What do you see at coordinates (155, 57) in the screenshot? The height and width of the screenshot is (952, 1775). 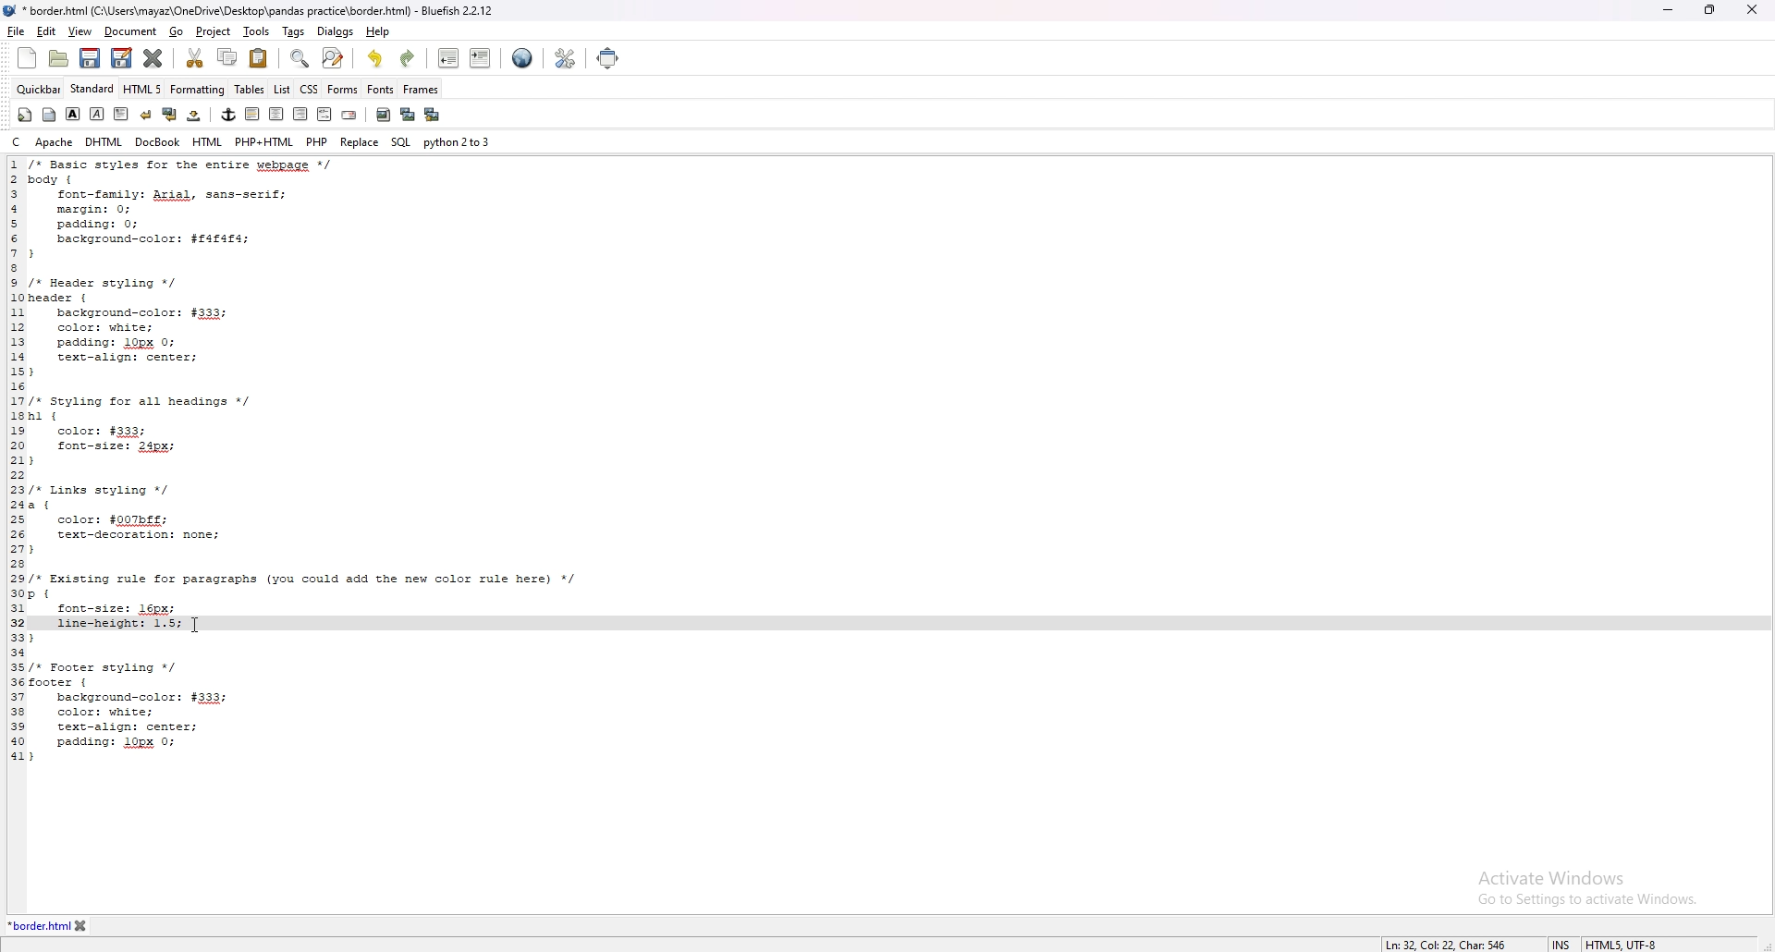 I see `close current tab` at bounding box center [155, 57].